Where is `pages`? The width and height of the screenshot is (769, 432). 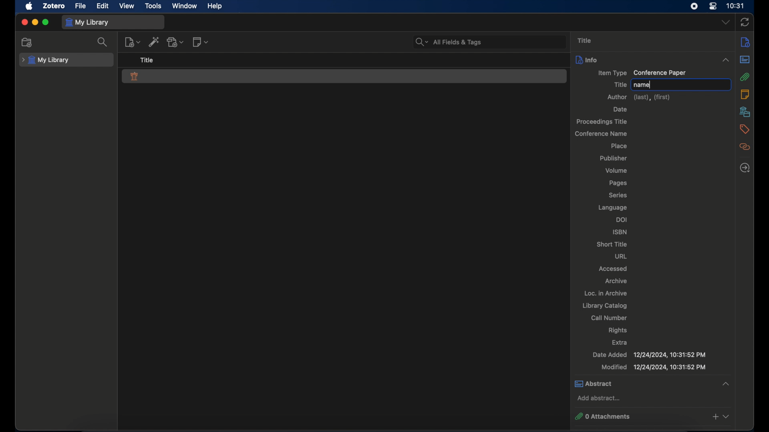 pages is located at coordinates (618, 183).